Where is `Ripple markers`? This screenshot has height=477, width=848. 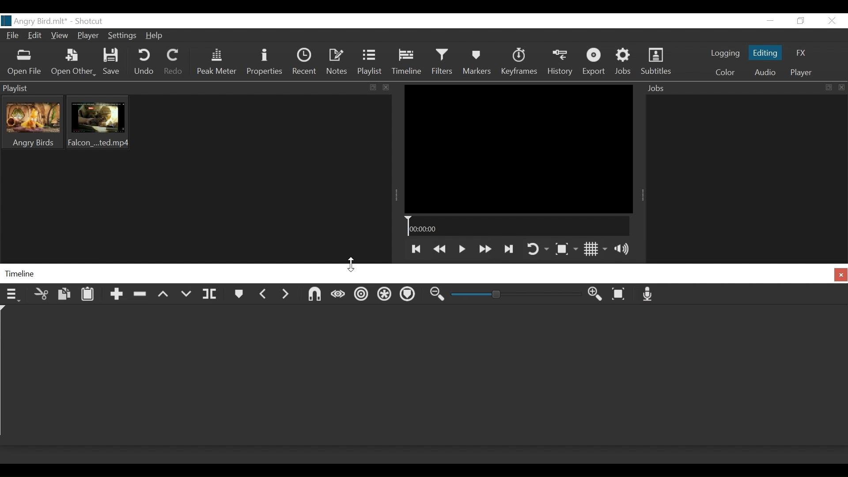 Ripple markers is located at coordinates (410, 295).